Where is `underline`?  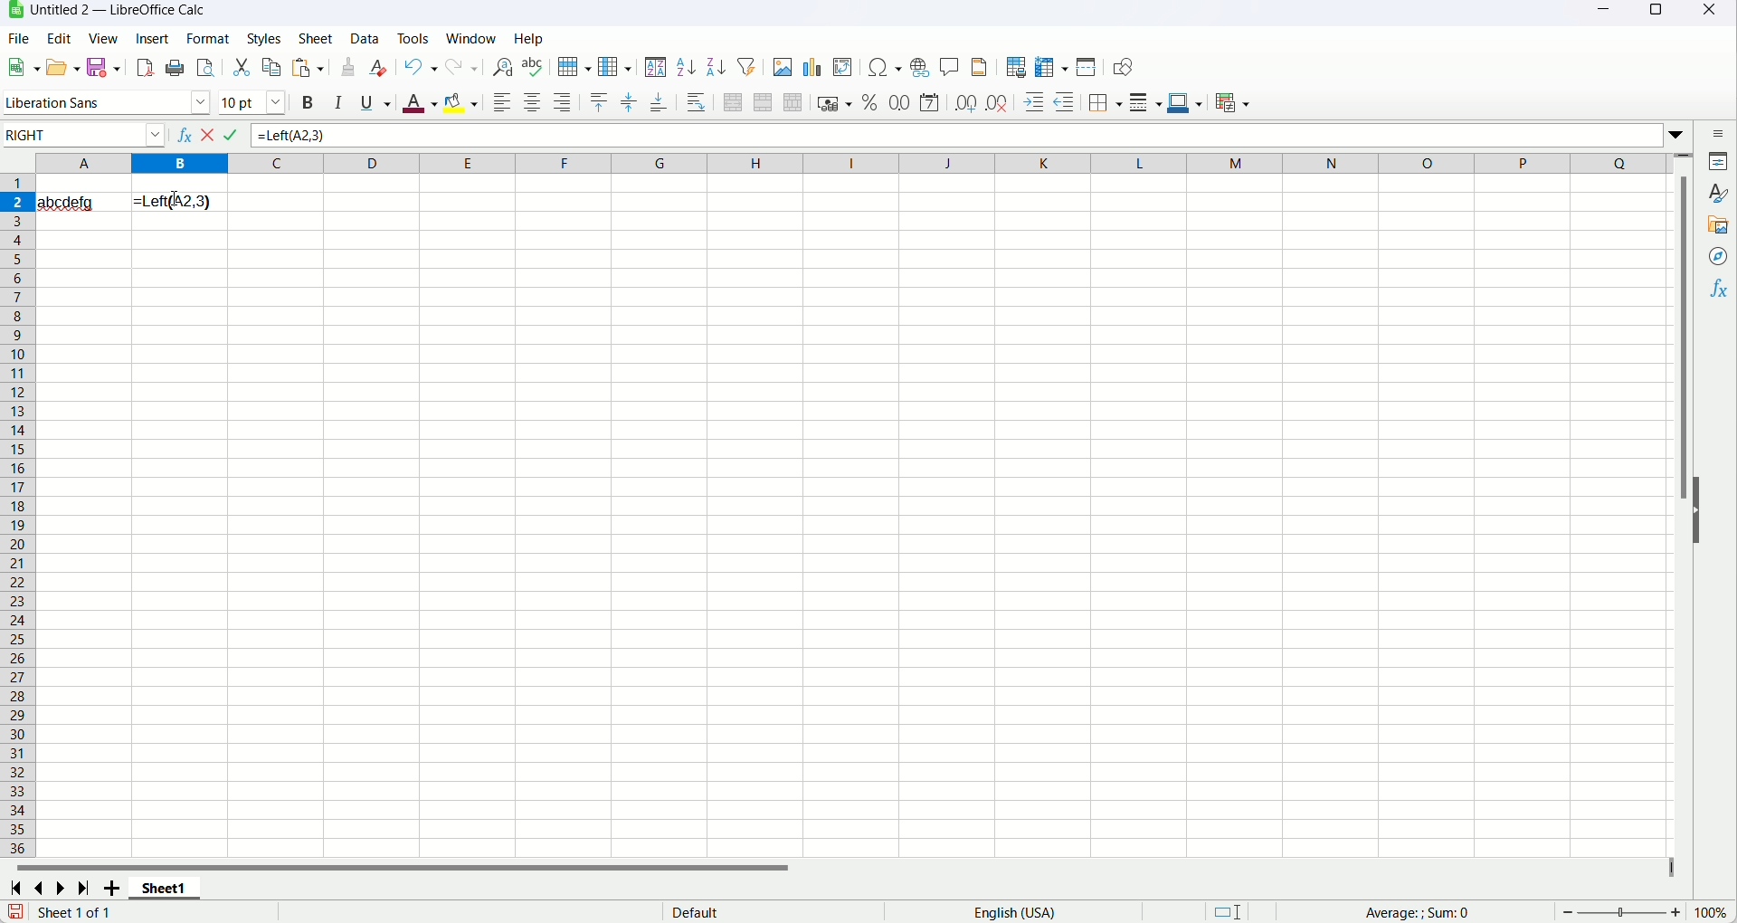
underline is located at coordinates (375, 106).